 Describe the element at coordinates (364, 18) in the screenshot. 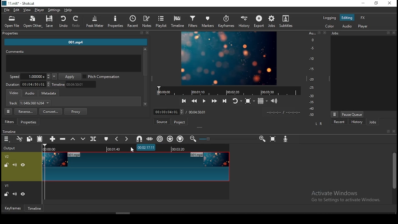

I see `fx` at that location.